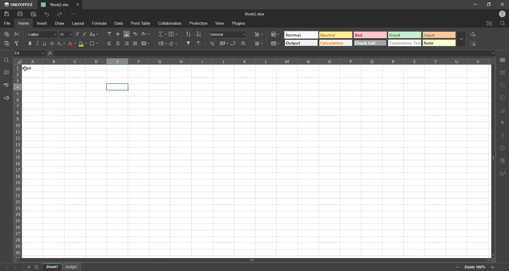 The image size is (509, 271). What do you see at coordinates (188, 35) in the screenshot?
I see `sort ascending` at bounding box center [188, 35].